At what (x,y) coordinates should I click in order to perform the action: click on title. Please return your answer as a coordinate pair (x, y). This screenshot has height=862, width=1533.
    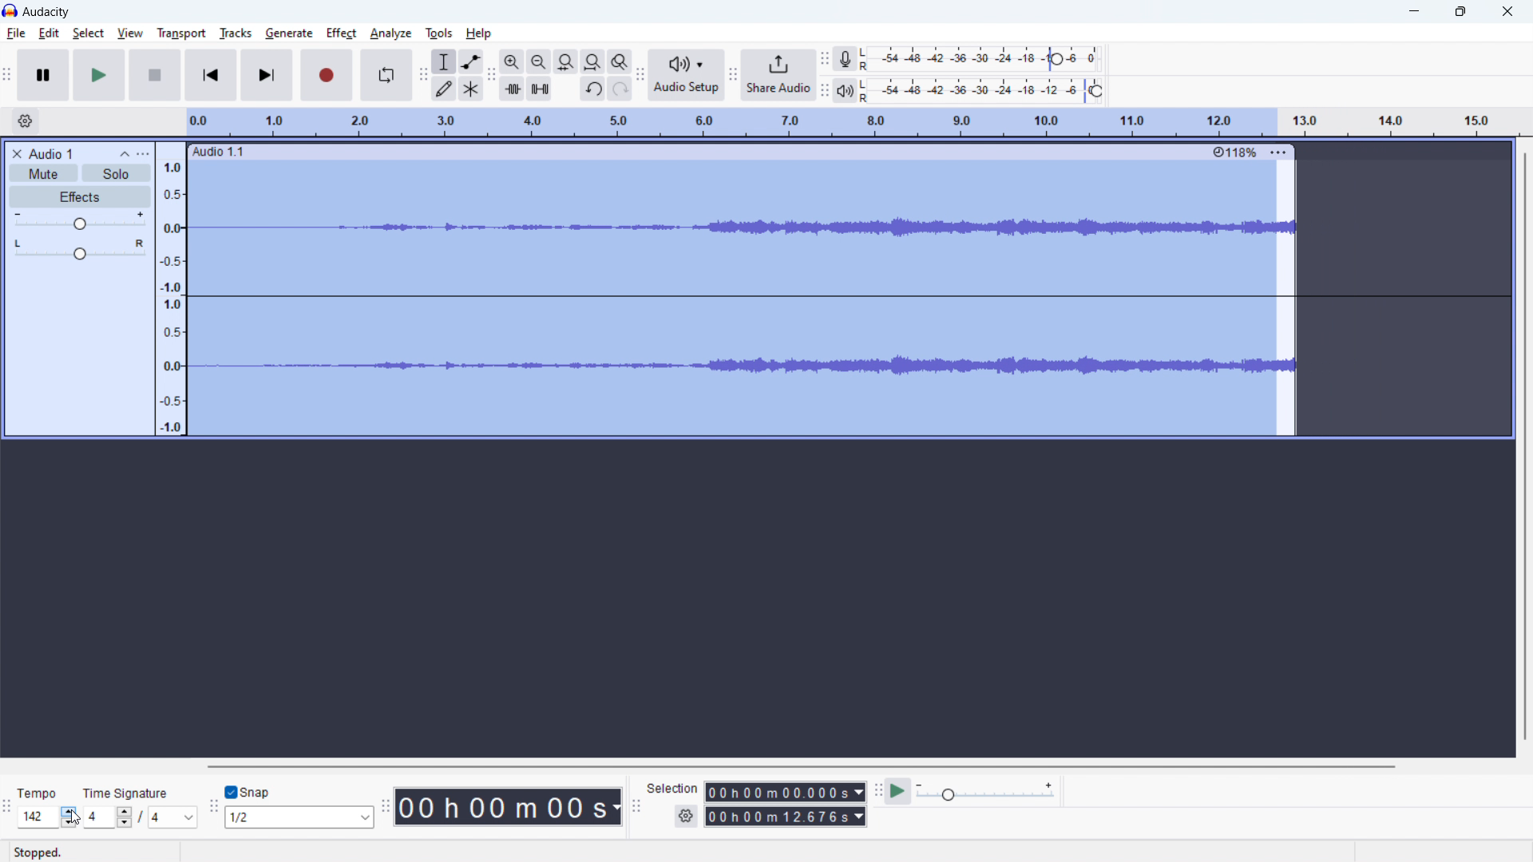
    Looking at the image, I should click on (47, 13).